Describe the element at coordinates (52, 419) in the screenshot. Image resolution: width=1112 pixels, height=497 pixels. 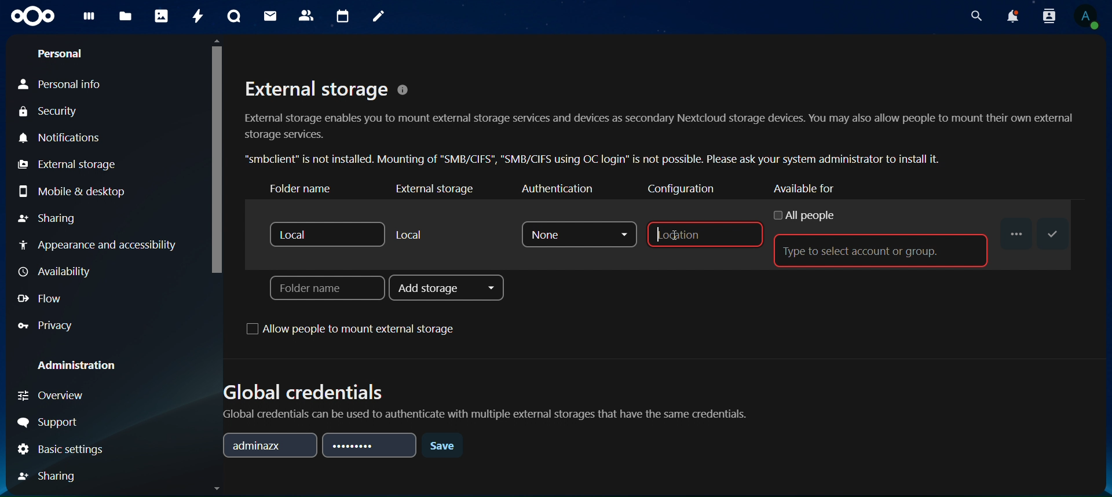
I see `support` at that location.